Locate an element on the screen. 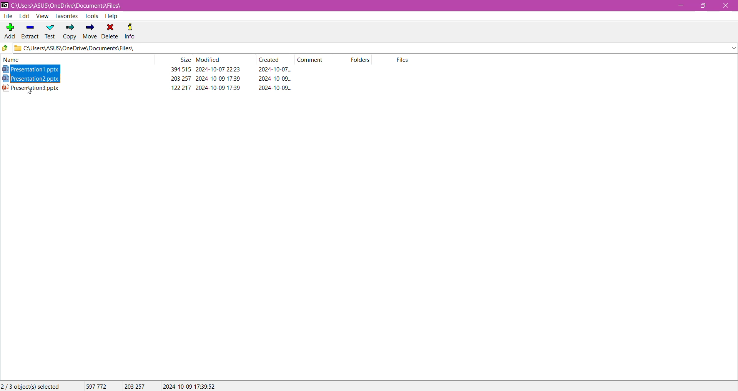  Help is located at coordinates (111, 16).